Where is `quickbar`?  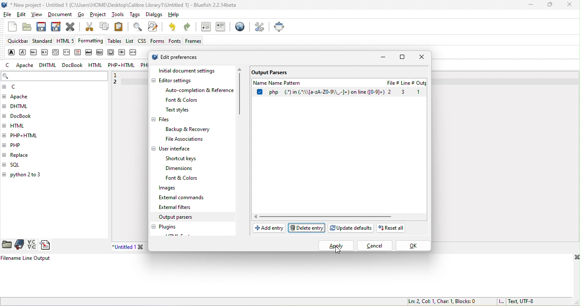
quickbar is located at coordinates (17, 42).